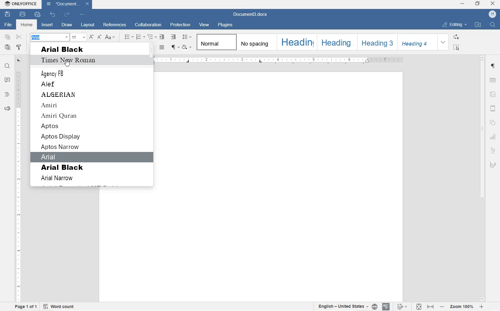  I want to click on alef, so click(54, 84).